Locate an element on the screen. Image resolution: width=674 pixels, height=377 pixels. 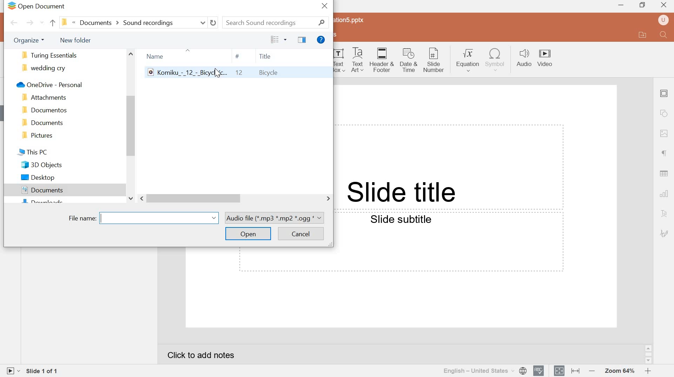
select document language is located at coordinates (485, 371).